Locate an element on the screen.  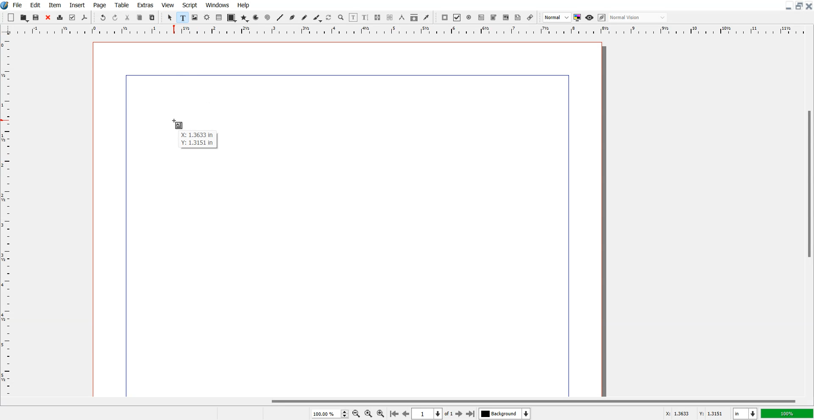
Render frame is located at coordinates (207, 17).